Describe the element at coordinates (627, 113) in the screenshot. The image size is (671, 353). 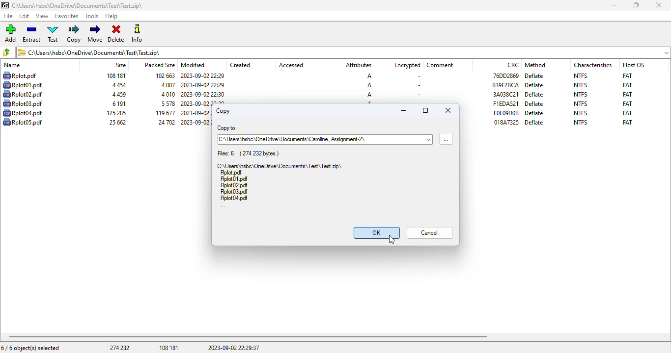
I see `FAT` at that location.